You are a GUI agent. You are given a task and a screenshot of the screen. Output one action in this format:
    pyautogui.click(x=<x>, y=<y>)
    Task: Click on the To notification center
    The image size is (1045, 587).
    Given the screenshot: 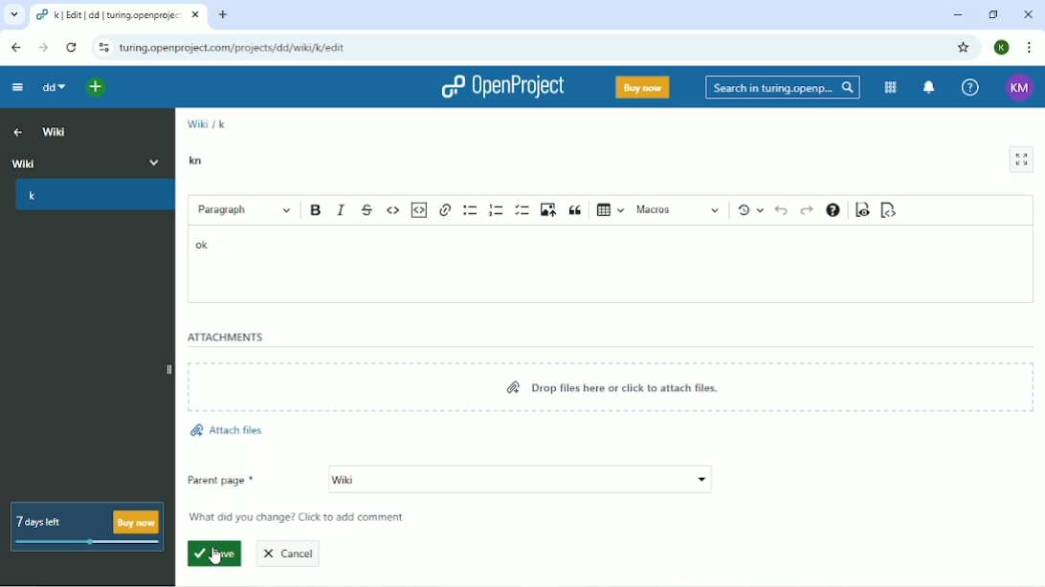 What is the action you would take?
    pyautogui.click(x=930, y=87)
    